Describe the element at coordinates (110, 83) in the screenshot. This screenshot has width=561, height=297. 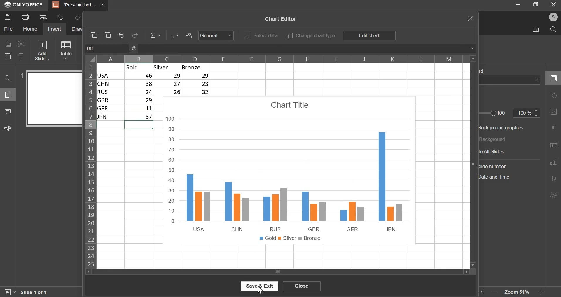
I see `chn` at that location.